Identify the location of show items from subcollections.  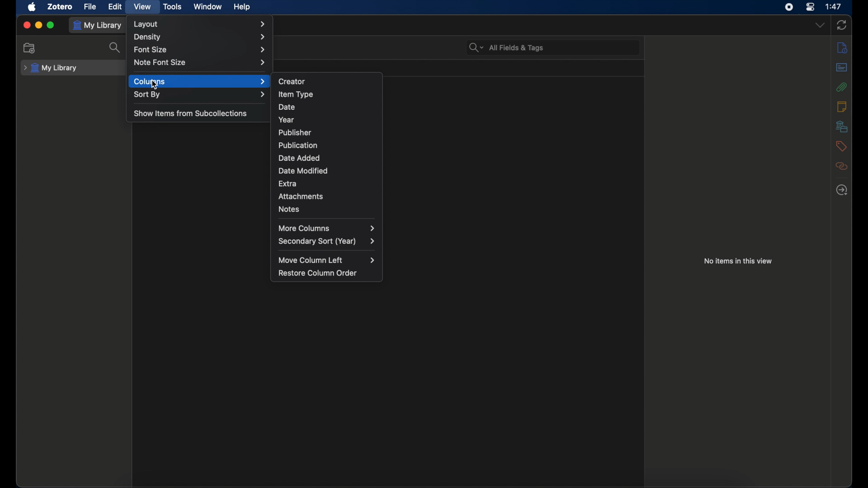
(192, 113).